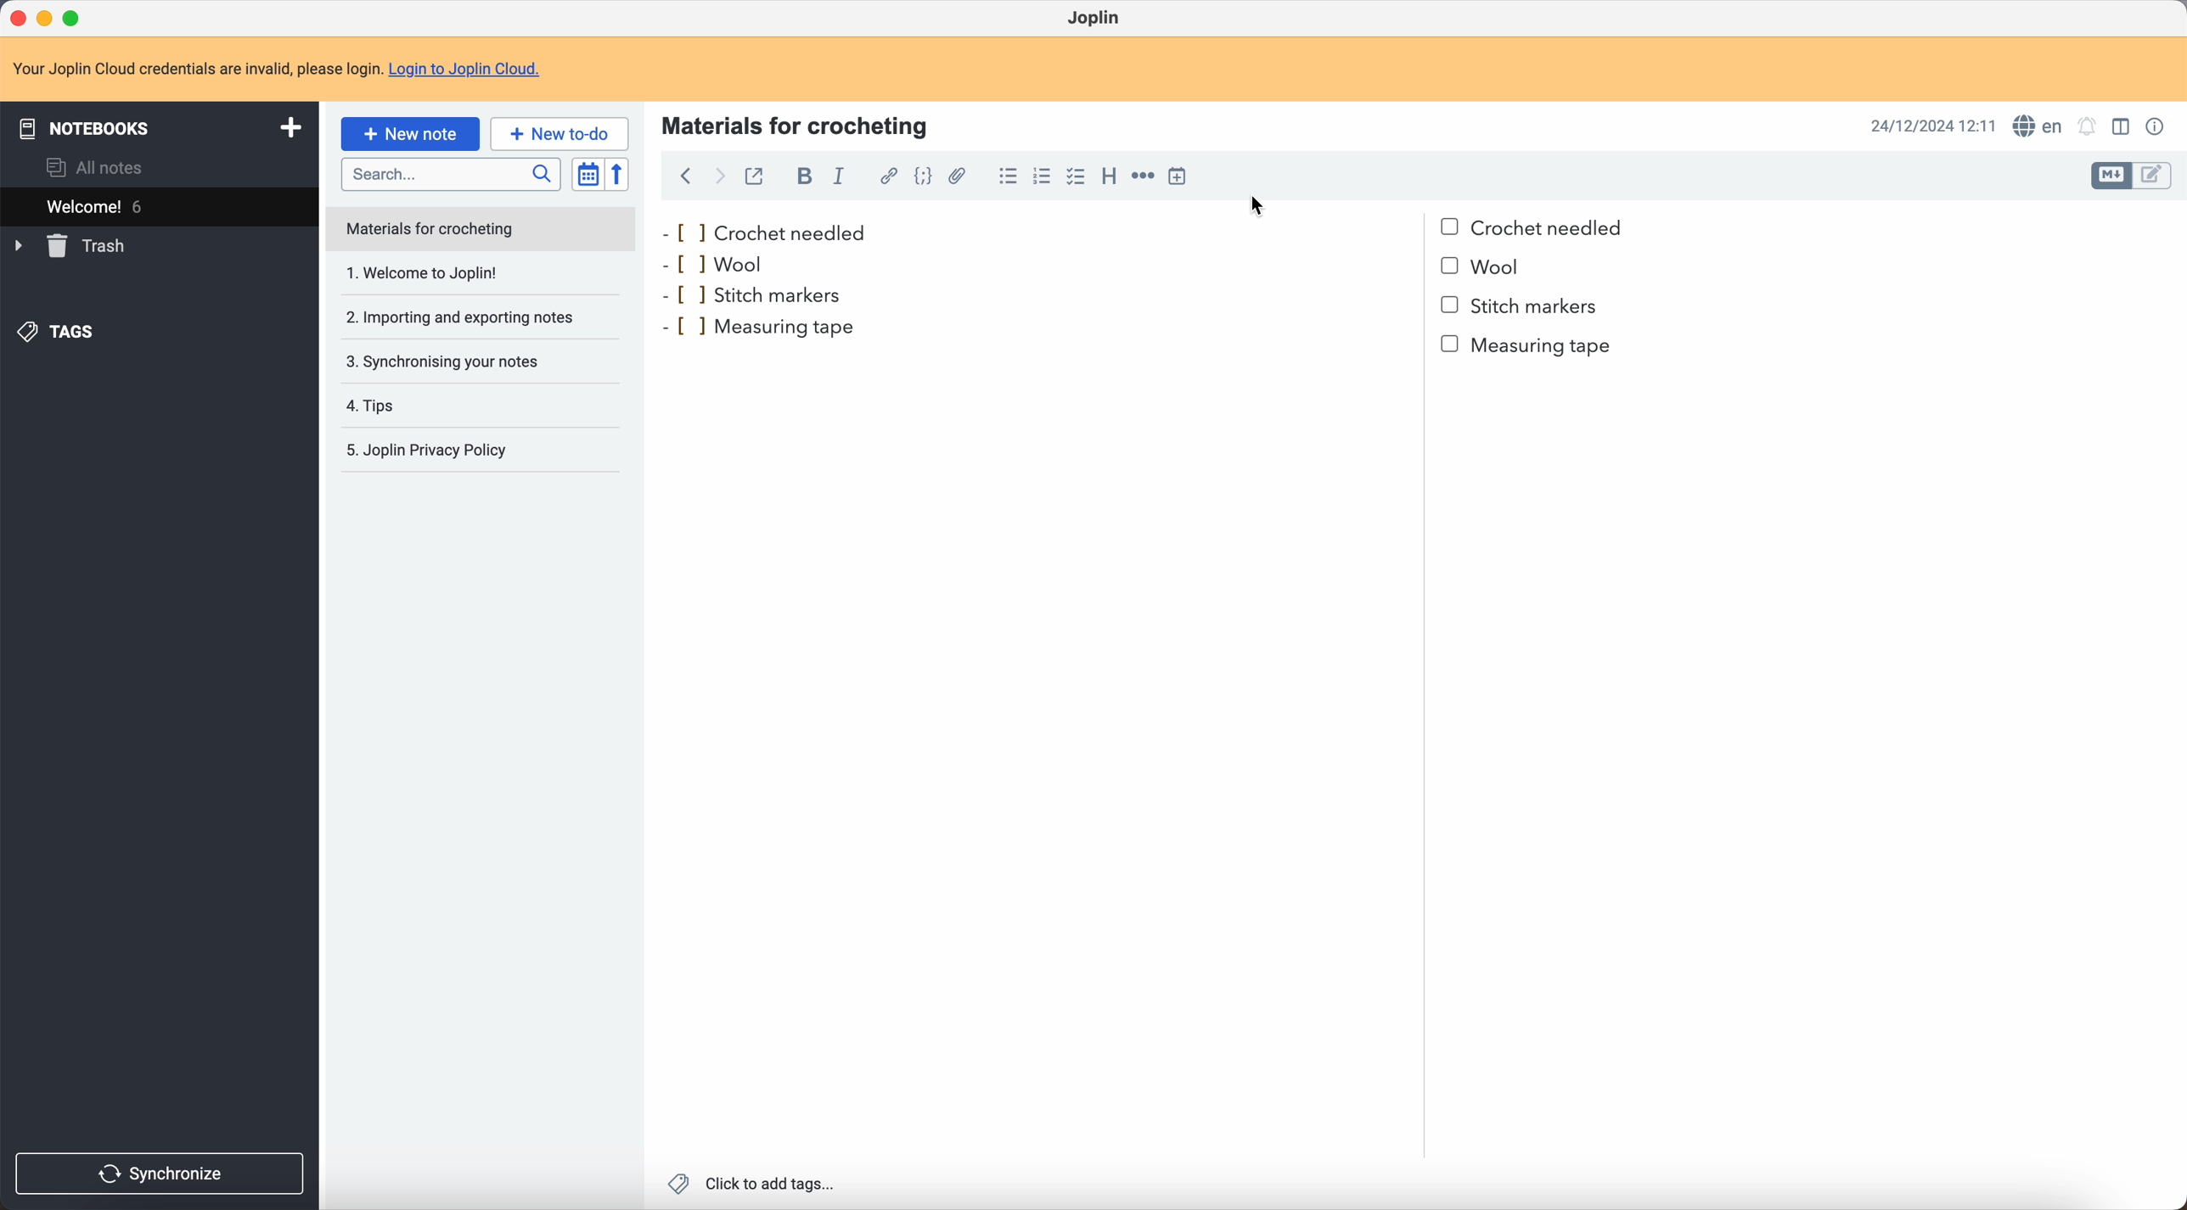 The image size is (2187, 1210). I want to click on foward, so click(717, 178).